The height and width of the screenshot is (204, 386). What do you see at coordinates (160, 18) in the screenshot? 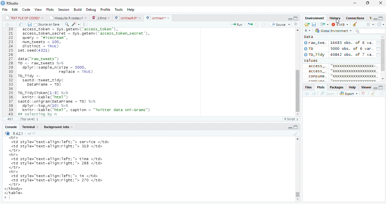
I see `©) Untitied1*` at bounding box center [160, 18].